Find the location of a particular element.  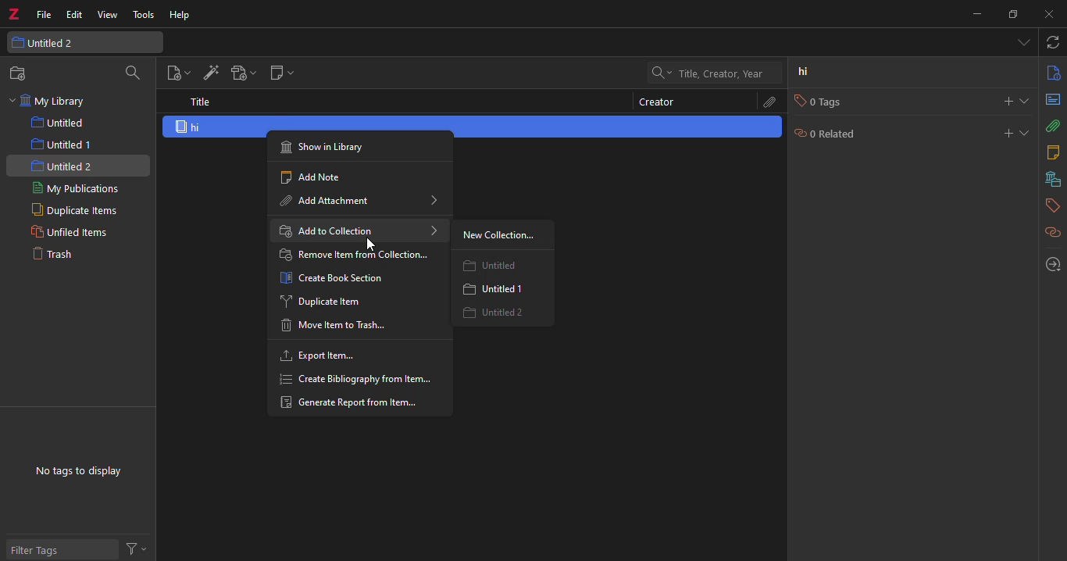

actions is located at coordinates (140, 548).